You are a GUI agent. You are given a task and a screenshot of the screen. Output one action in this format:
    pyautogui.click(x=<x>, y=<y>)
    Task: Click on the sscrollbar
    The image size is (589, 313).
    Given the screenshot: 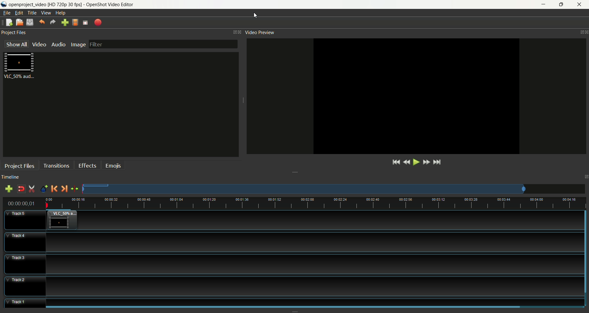 What is the action you would take?
    pyautogui.click(x=585, y=257)
    